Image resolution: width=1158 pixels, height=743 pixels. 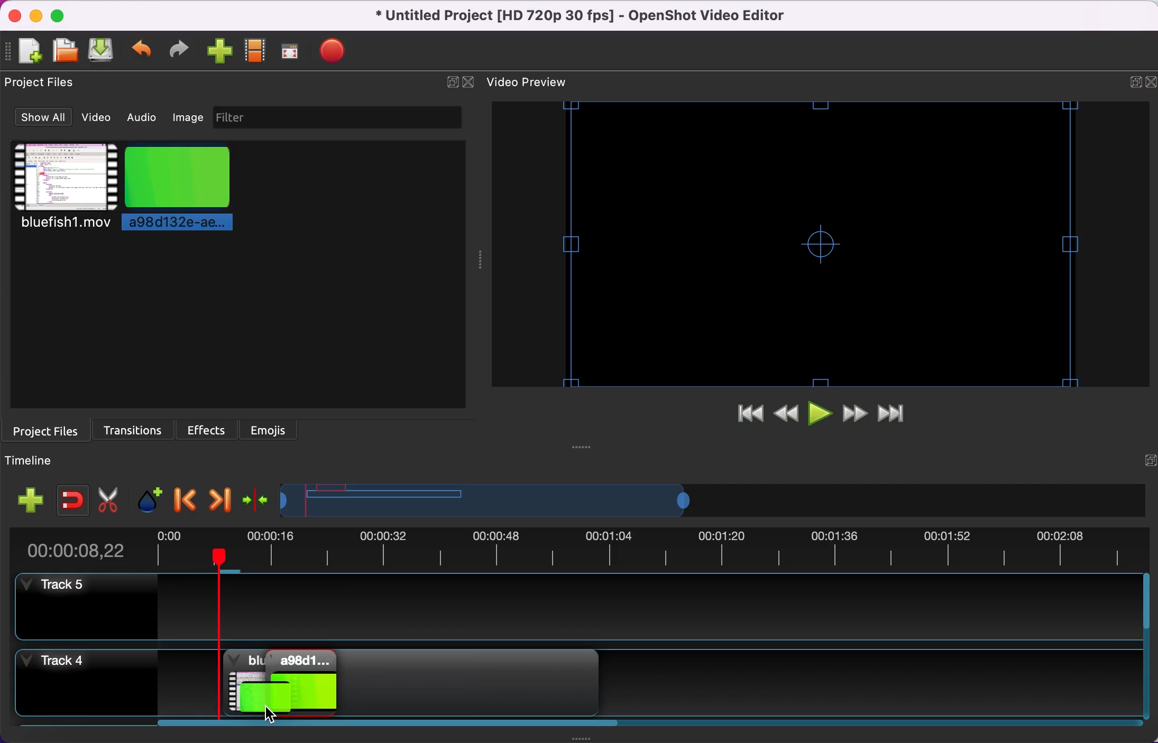 I want to click on close, so click(x=1150, y=82).